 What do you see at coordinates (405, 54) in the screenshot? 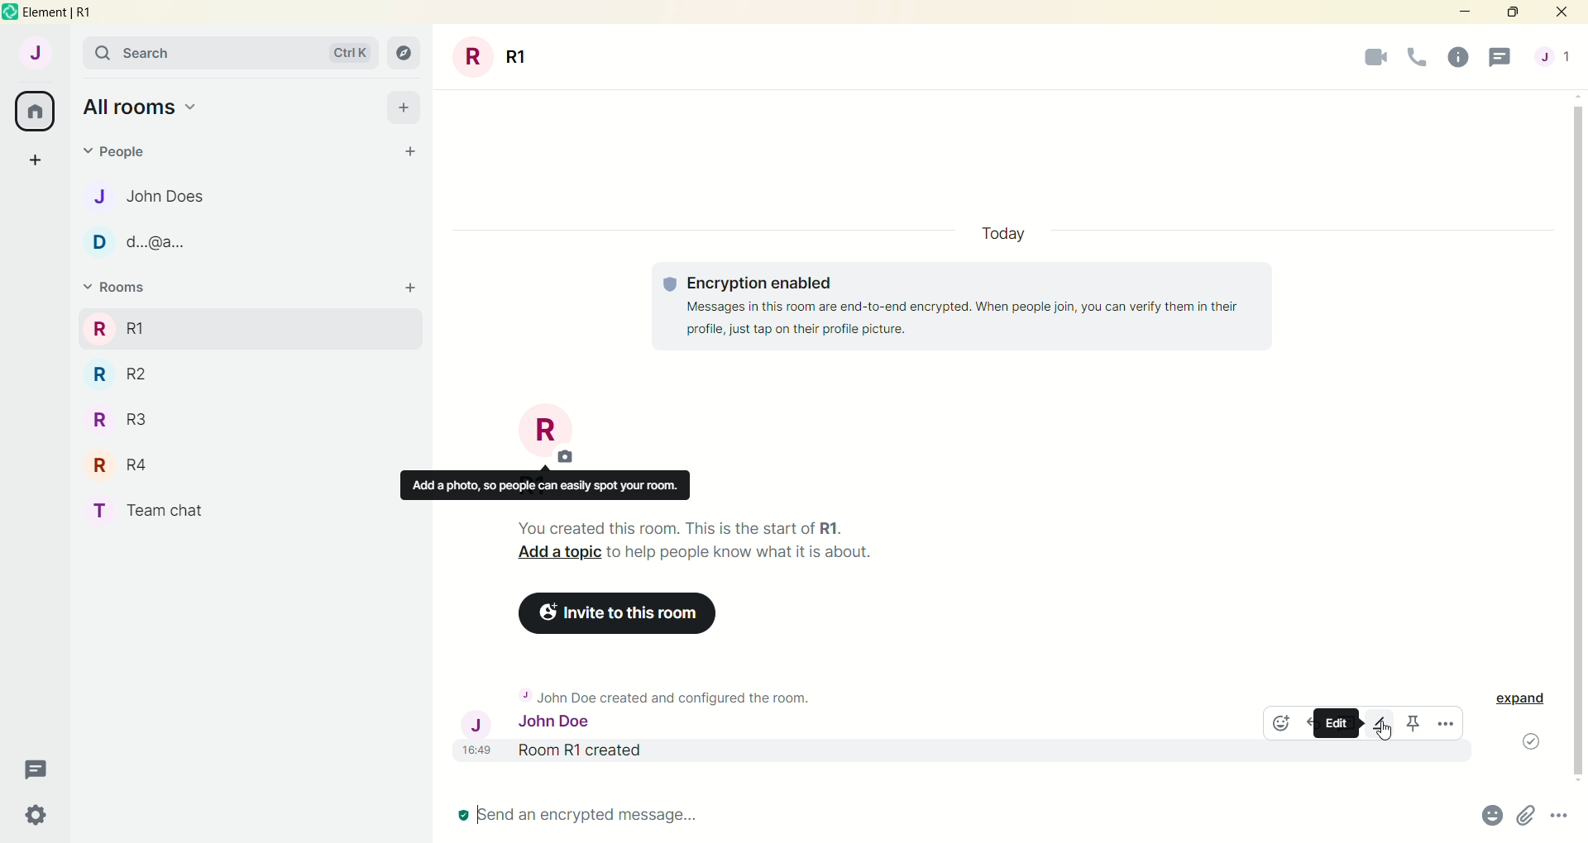
I see `explore room` at bounding box center [405, 54].